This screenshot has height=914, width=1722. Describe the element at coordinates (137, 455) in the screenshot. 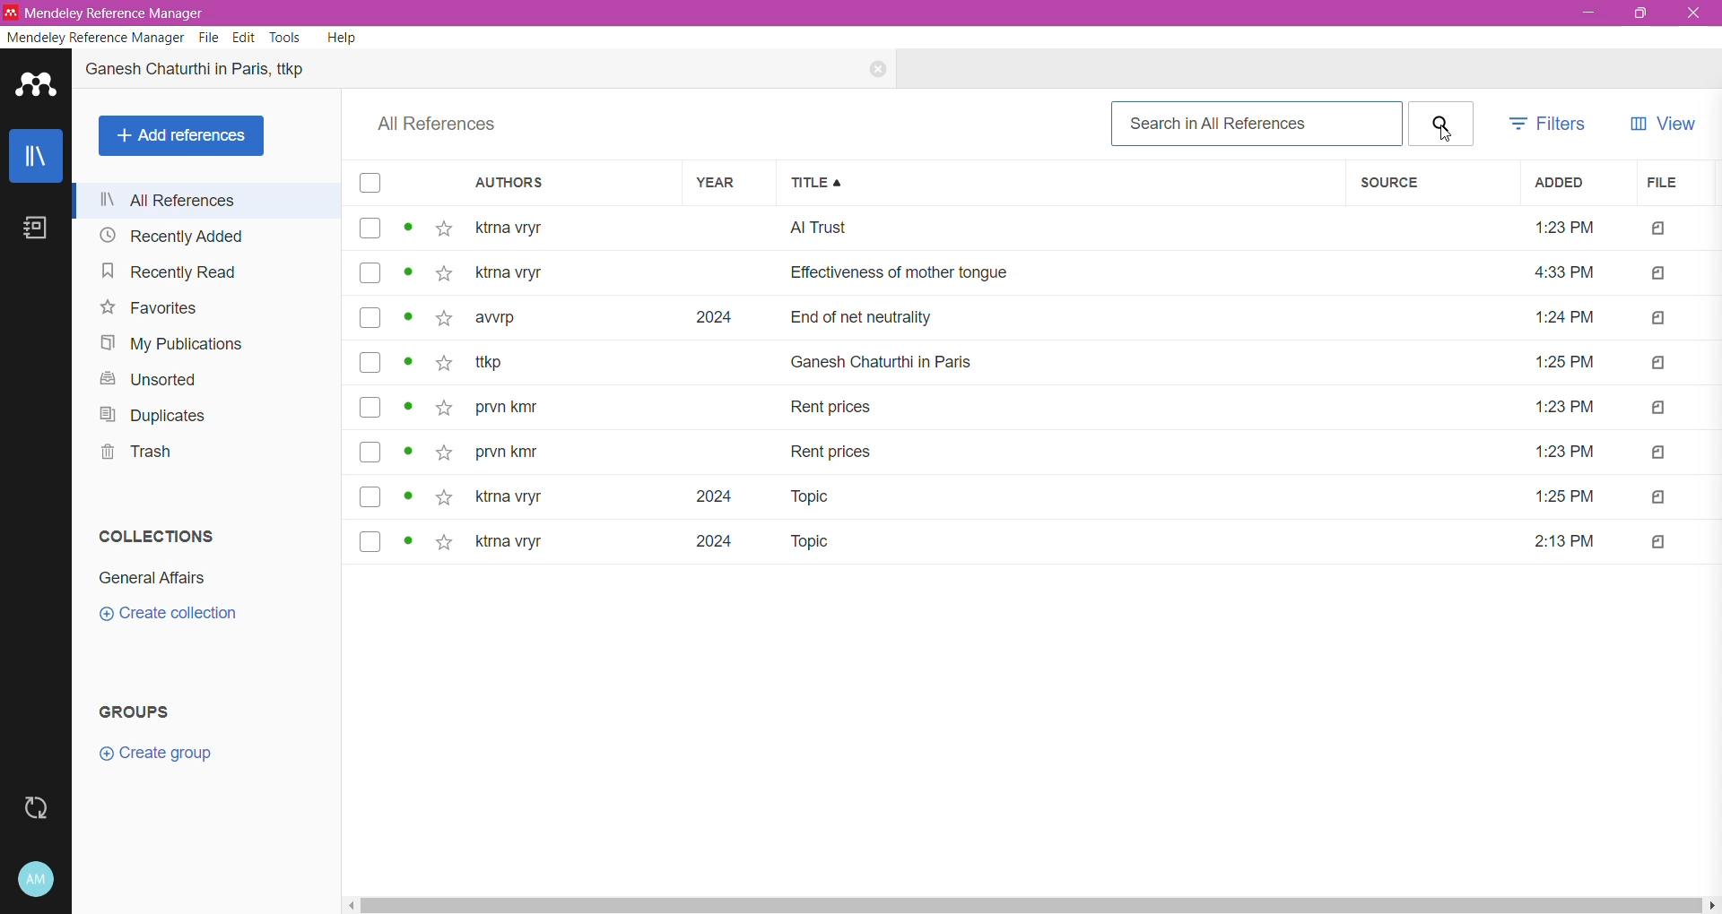

I see `Trash` at that location.